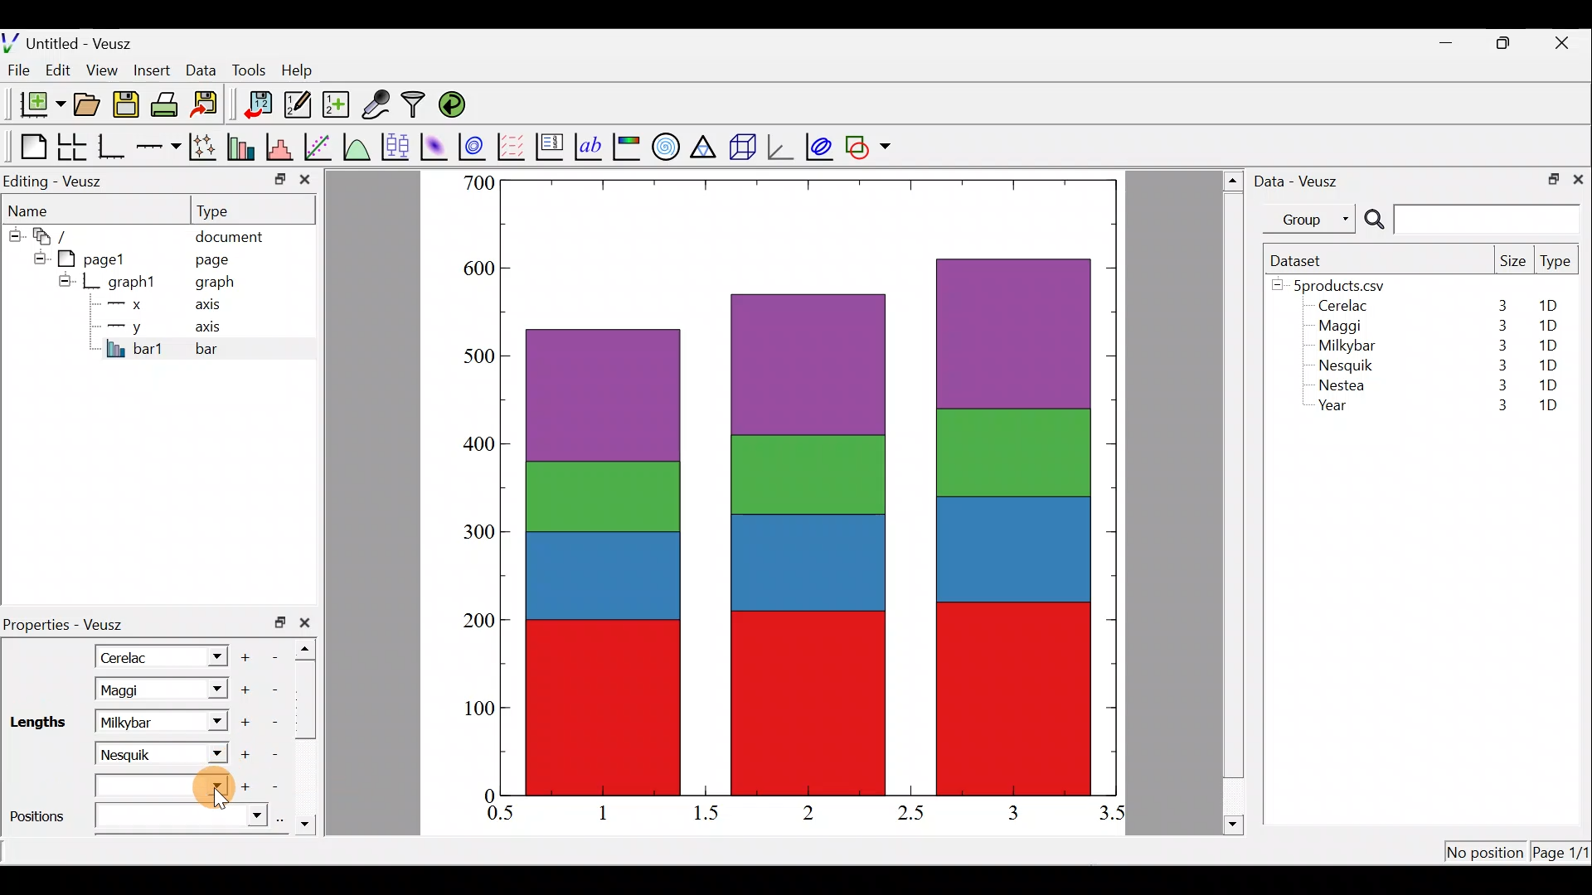 Image resolution: width=1592 pixels, height=895 pixels. I want to click on document widget, so click(59, 234).